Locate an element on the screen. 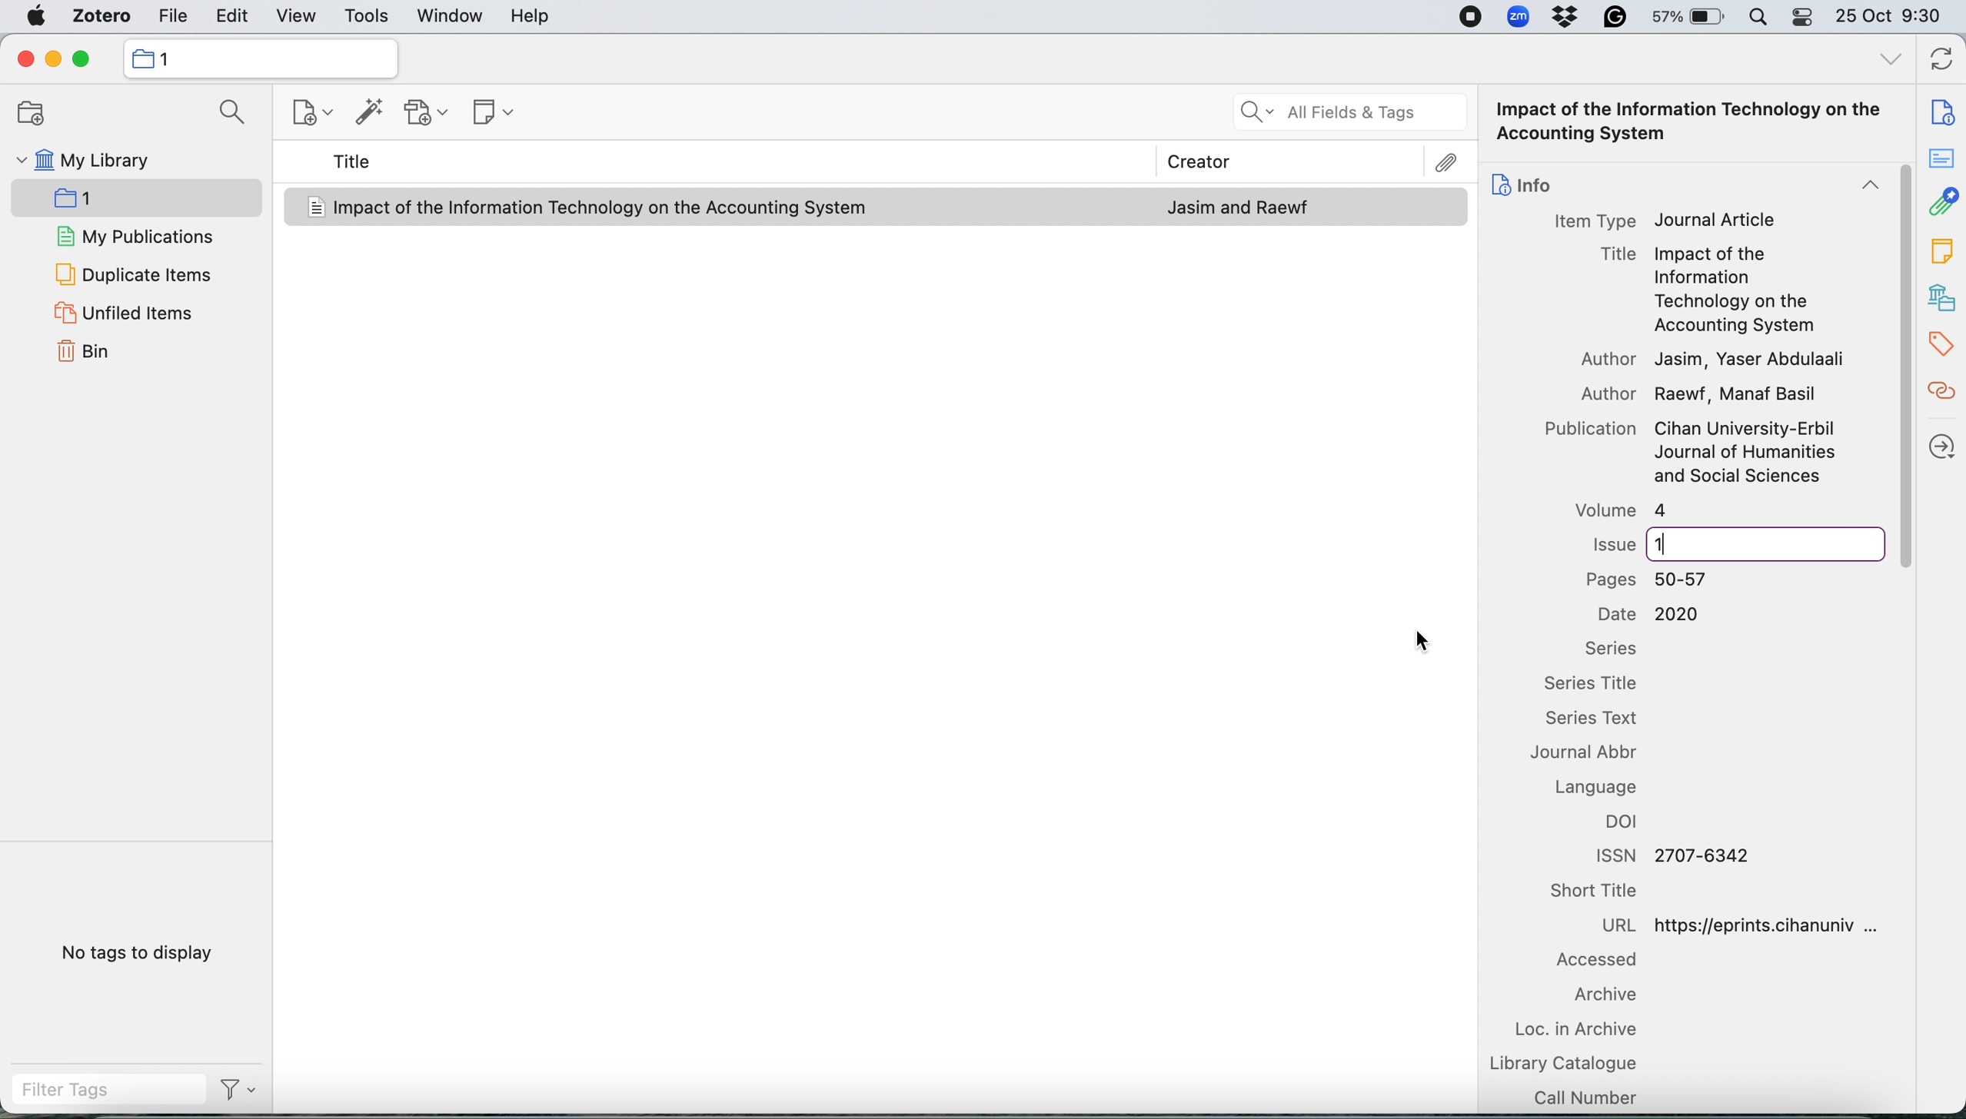 The image size is (1966, 1119). maximise is located at coordinates (85, 58).